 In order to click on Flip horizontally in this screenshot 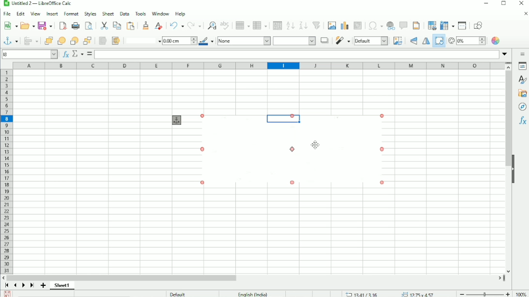, I will do `click(425, 41)`.